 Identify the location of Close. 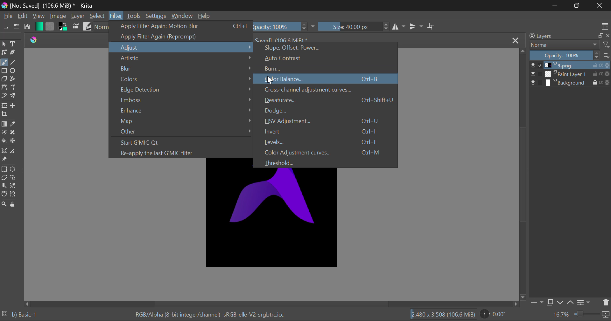
(516, 39).